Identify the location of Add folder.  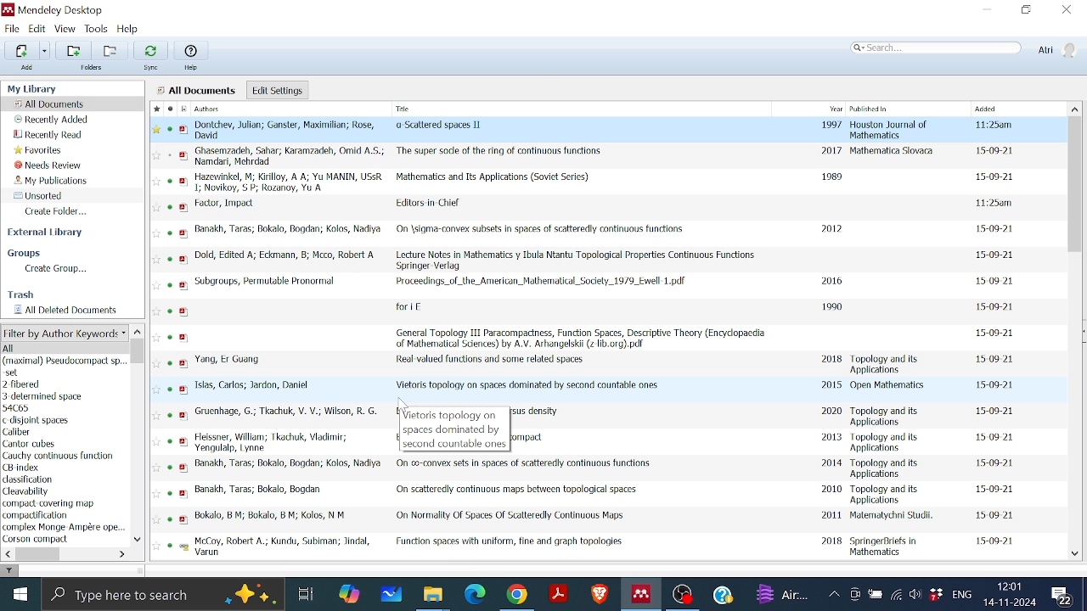
(75, 52).